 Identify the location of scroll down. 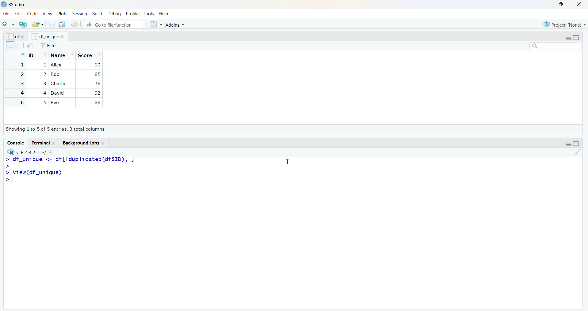
(580, 121).